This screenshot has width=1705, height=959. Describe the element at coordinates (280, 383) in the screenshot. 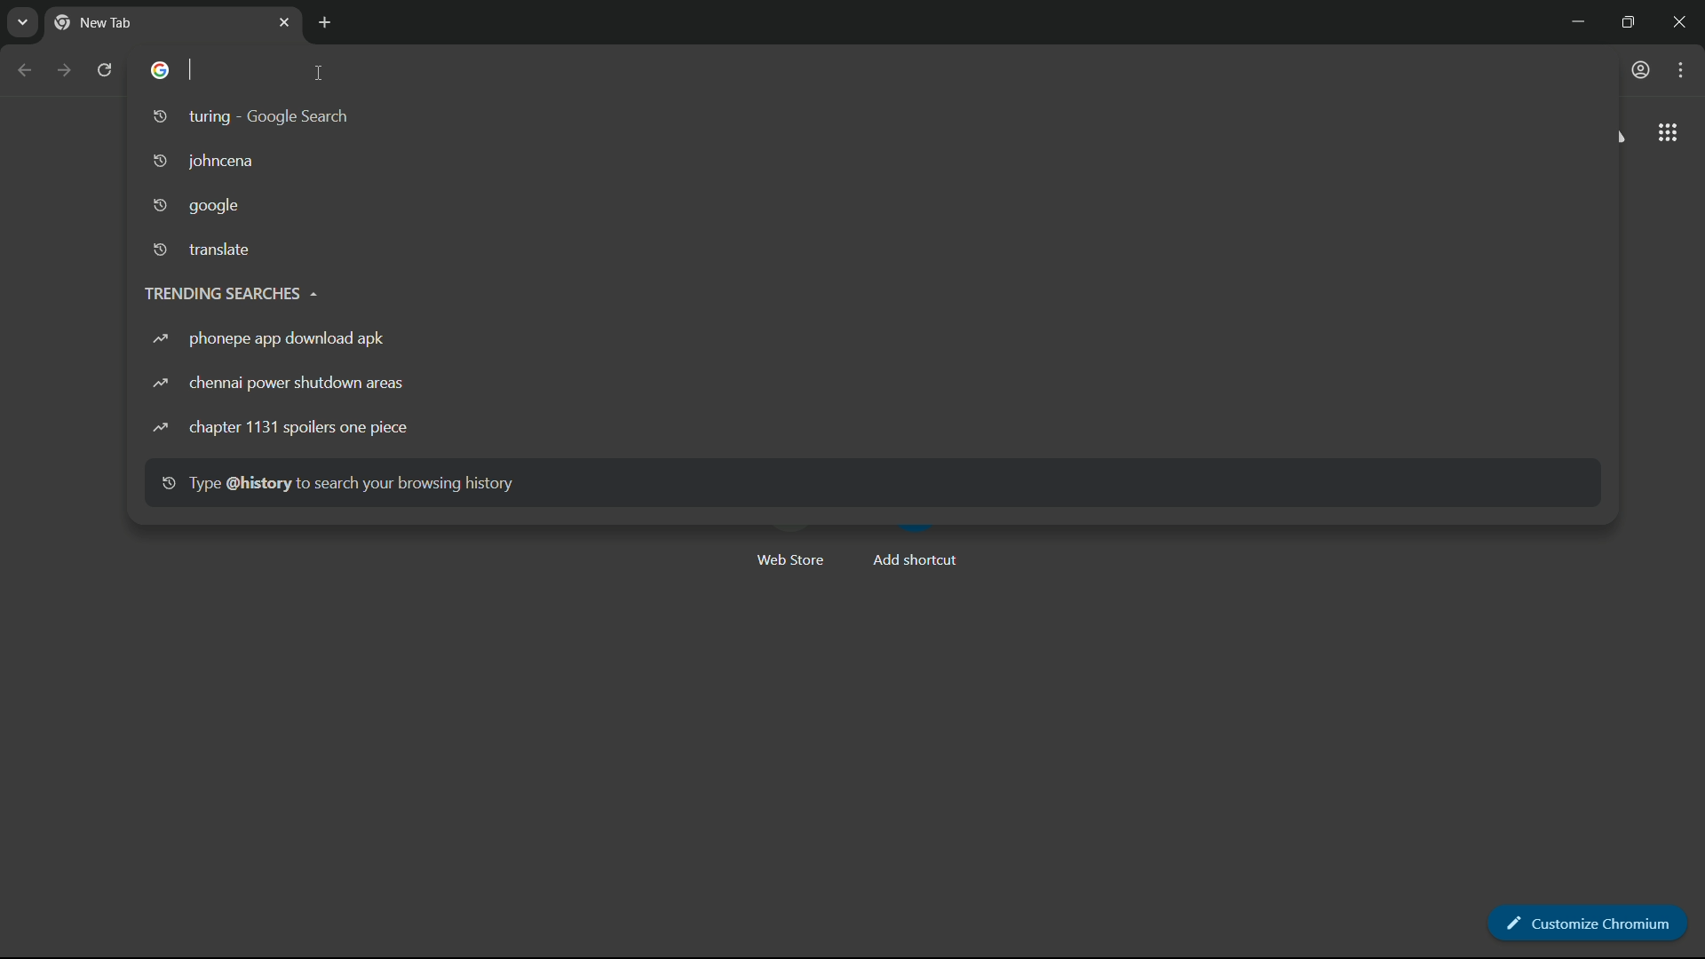

I see `chennai power shutdown areas` at that location.